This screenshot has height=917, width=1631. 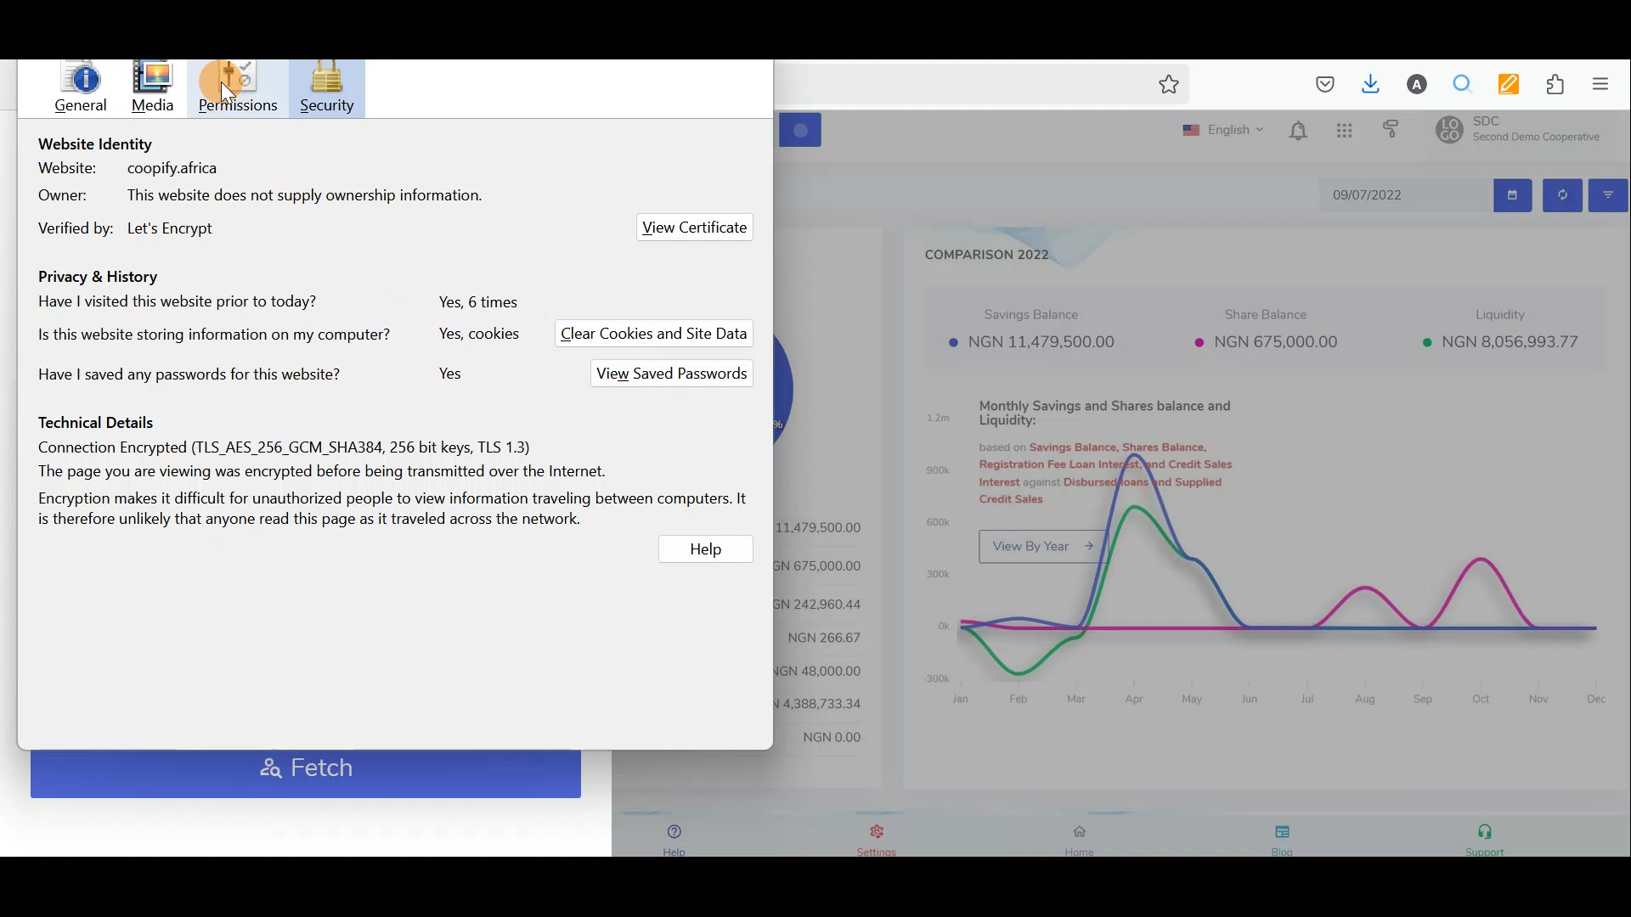 I want to click on Multiple search & highlight, so click(x=1456, y=85).